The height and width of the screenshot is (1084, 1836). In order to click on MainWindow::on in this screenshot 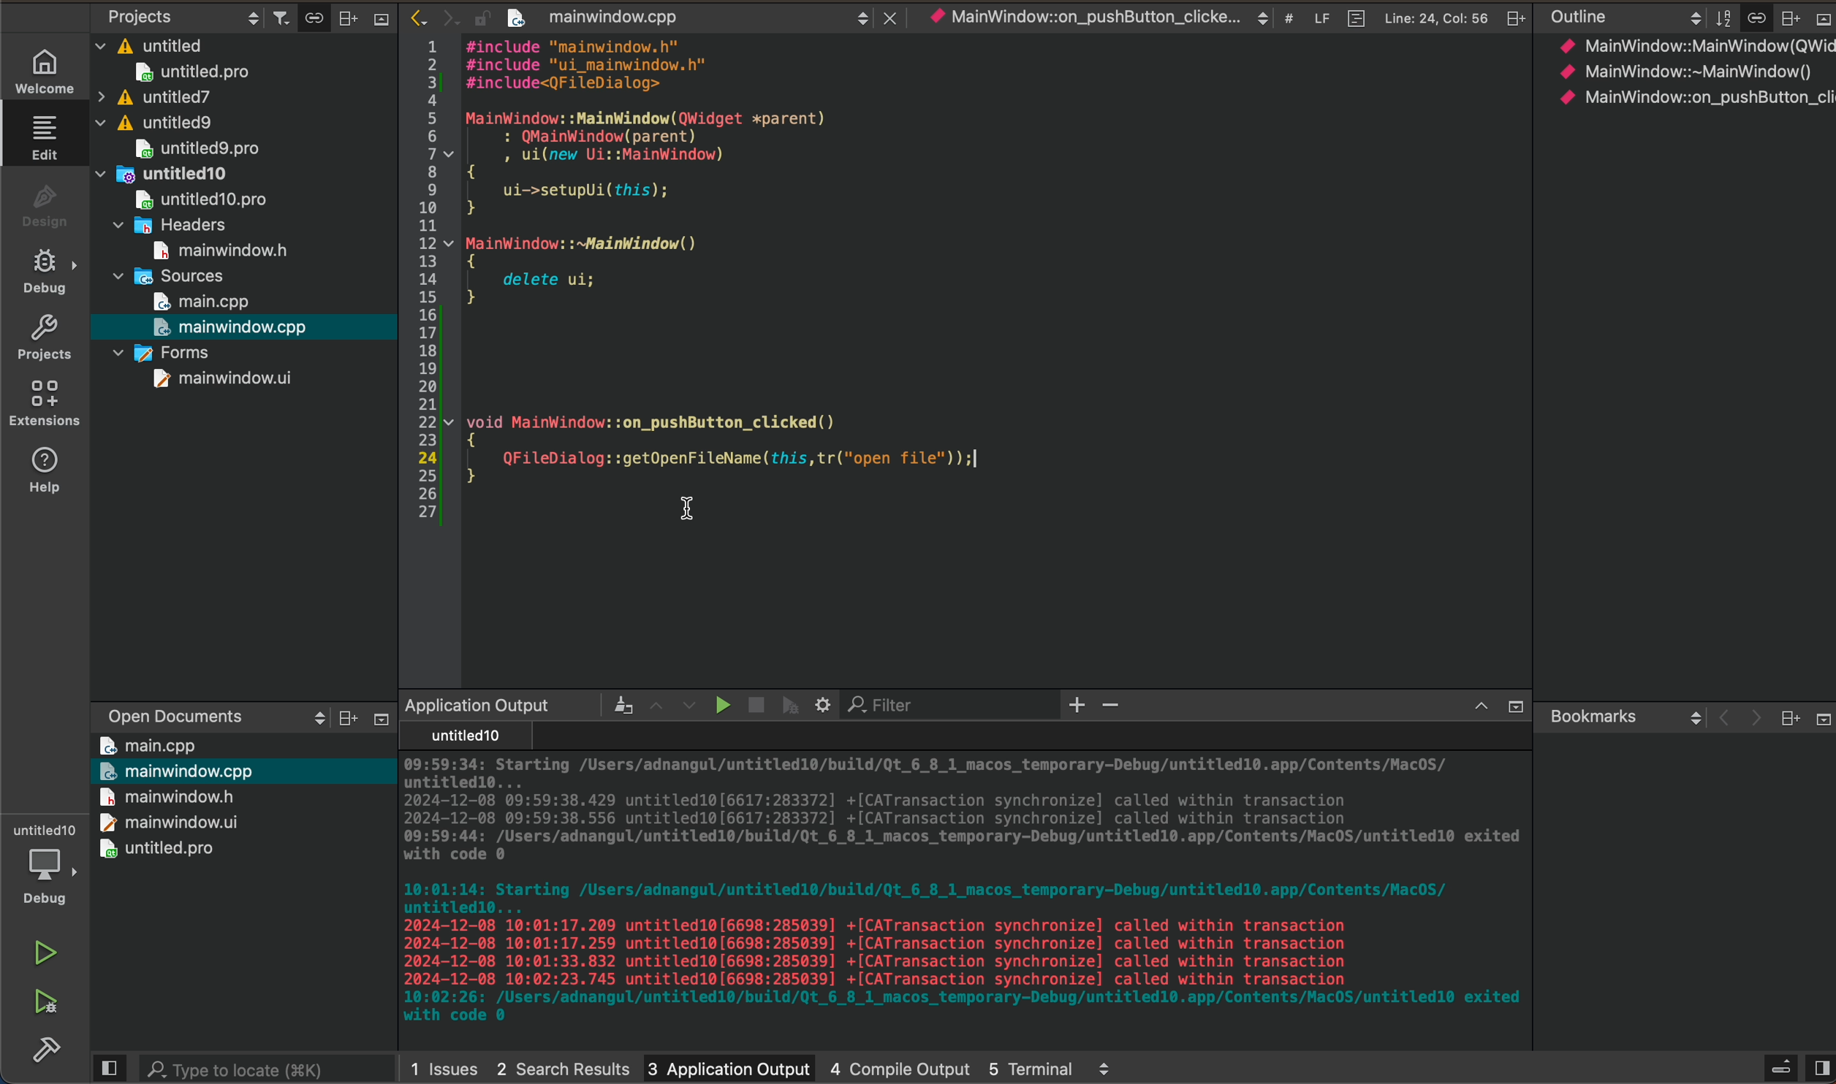, I will do `click(1082, 19)`.